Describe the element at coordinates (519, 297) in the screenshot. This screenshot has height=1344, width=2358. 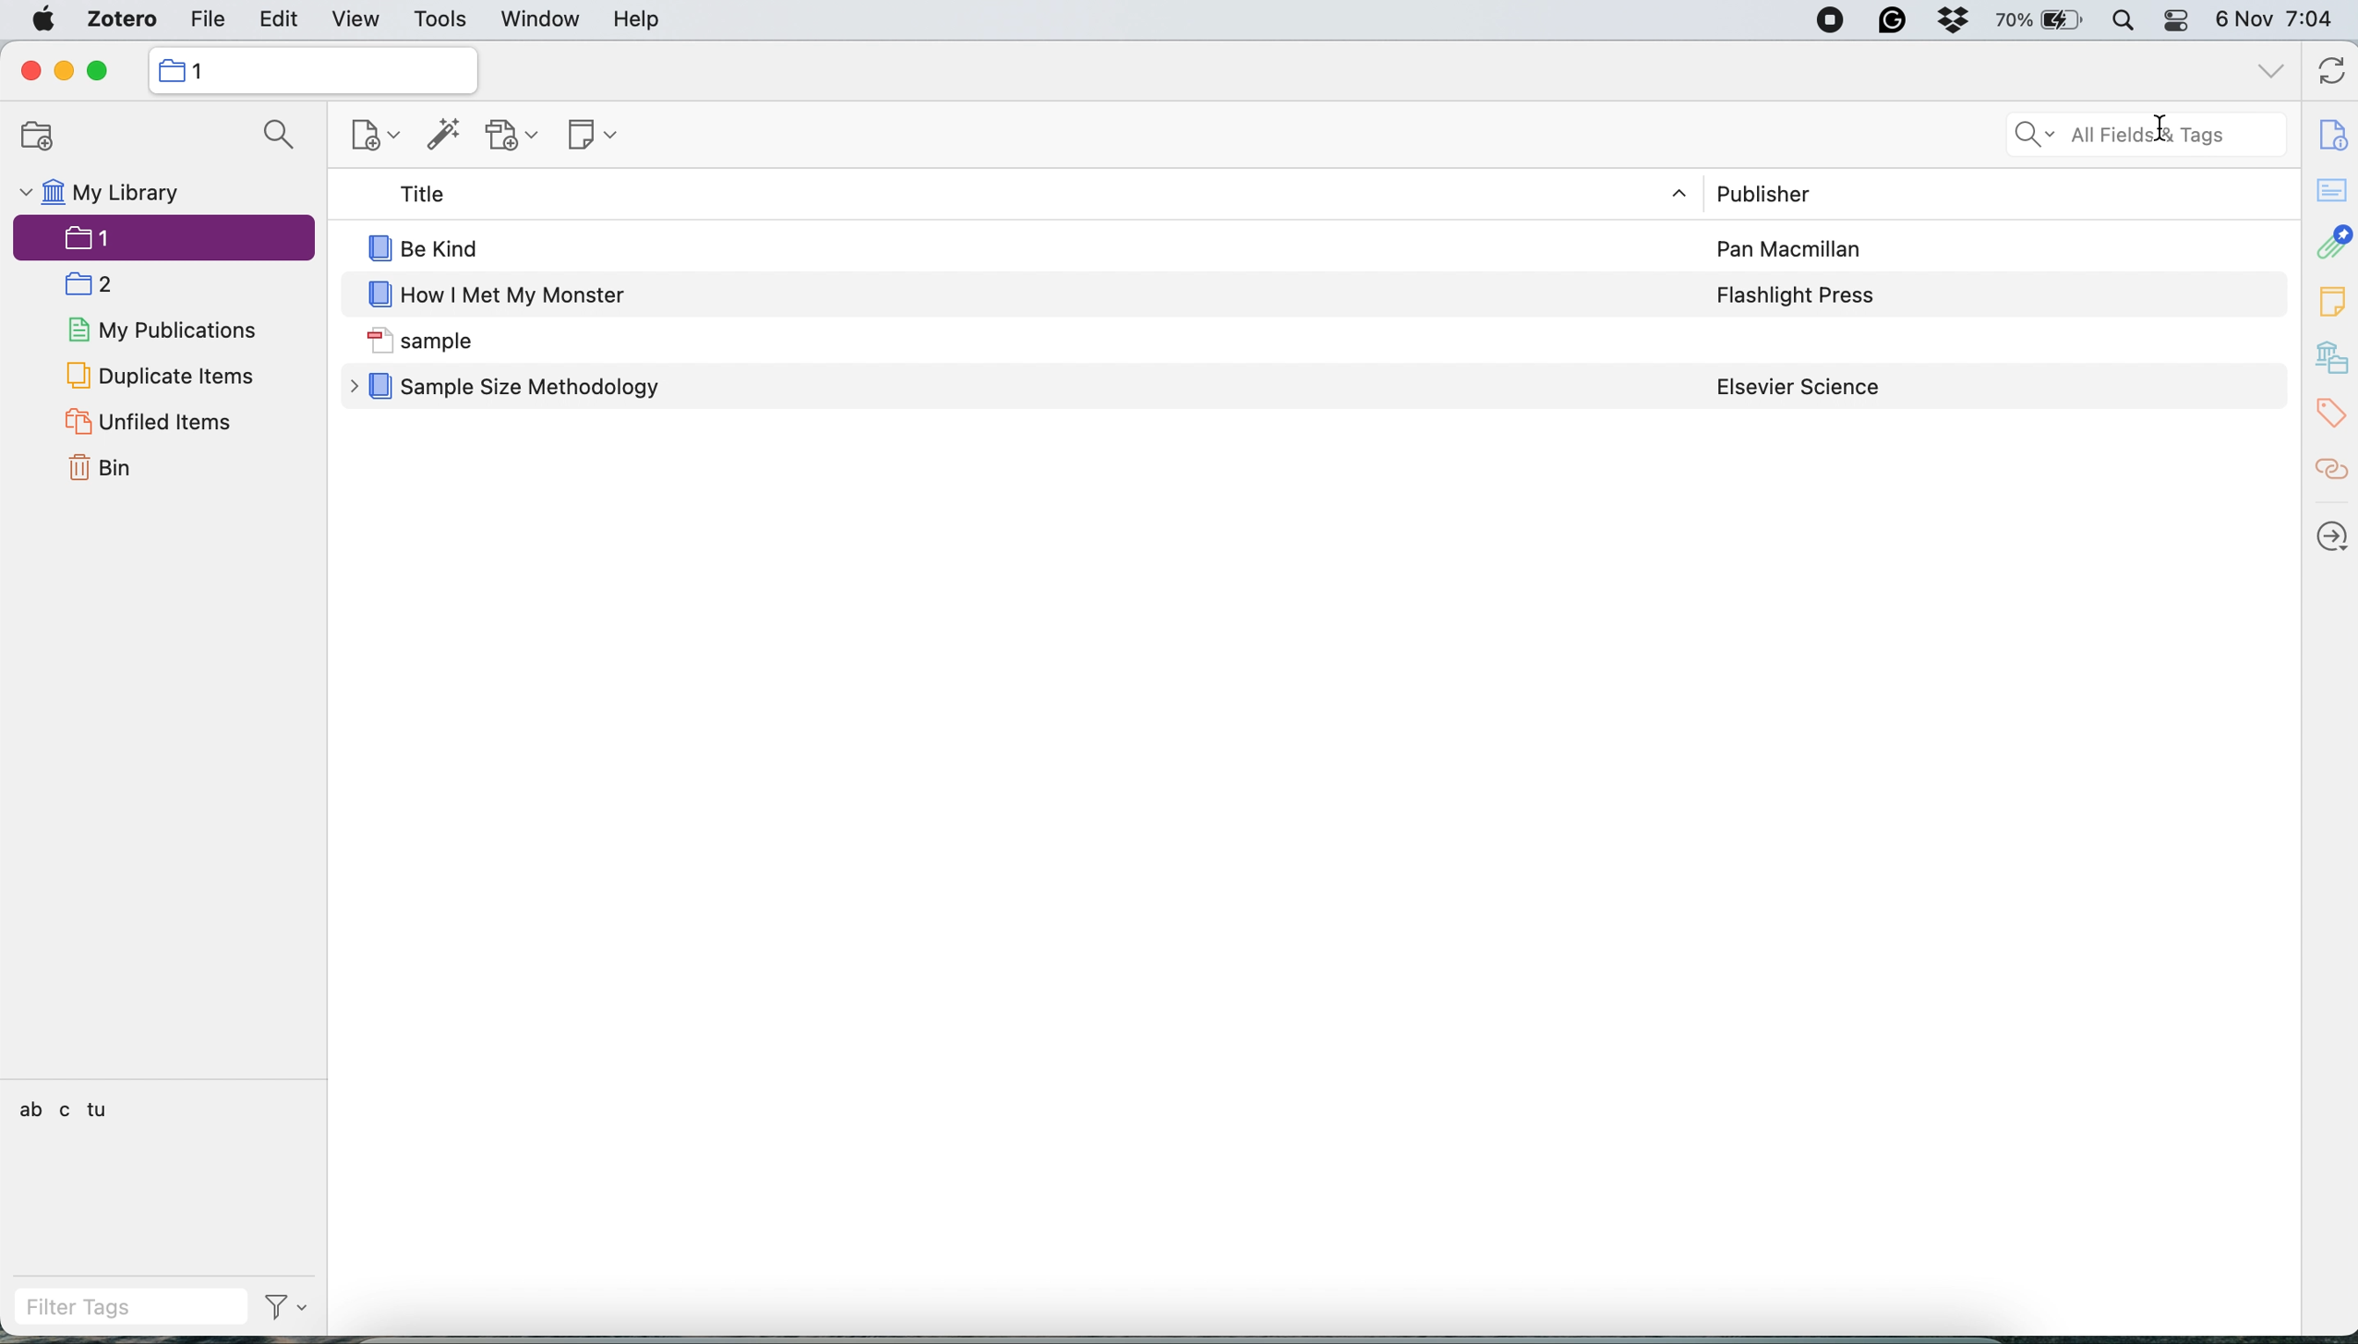
I see `How | Met My Monster` at that location.